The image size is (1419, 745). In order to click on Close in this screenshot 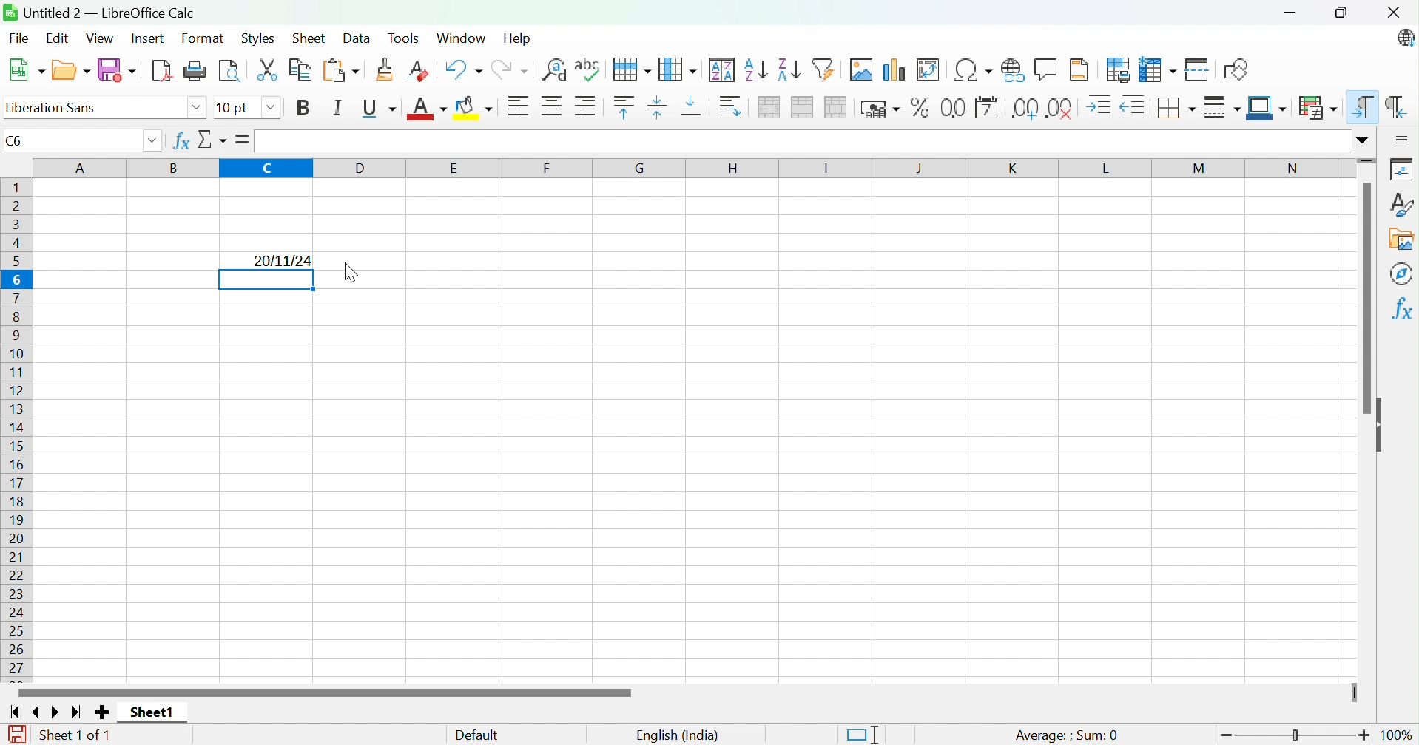, I will do `click(1392, 13)`.